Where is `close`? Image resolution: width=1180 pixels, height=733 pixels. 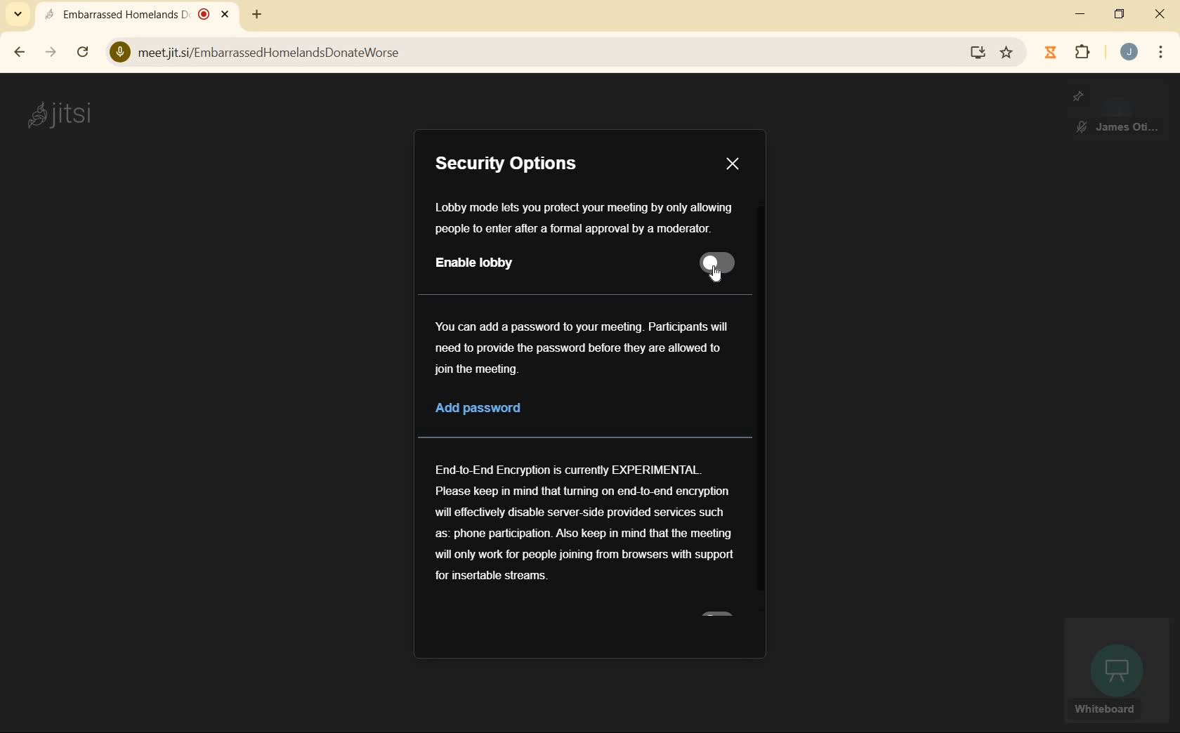
close is located at coordinates (1160, 15).